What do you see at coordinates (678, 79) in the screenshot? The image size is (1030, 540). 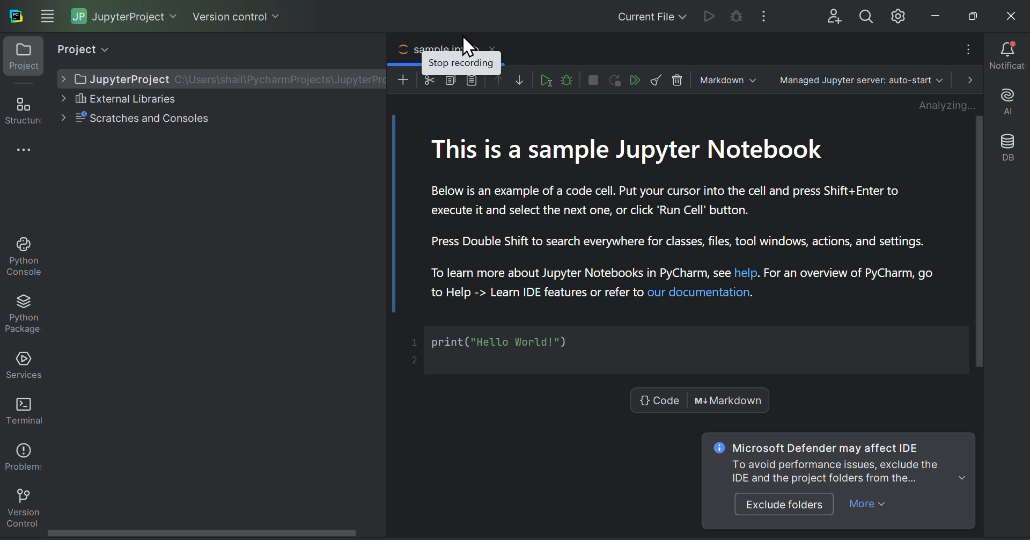 I see `delete cell` at bounding box center [678, 79].